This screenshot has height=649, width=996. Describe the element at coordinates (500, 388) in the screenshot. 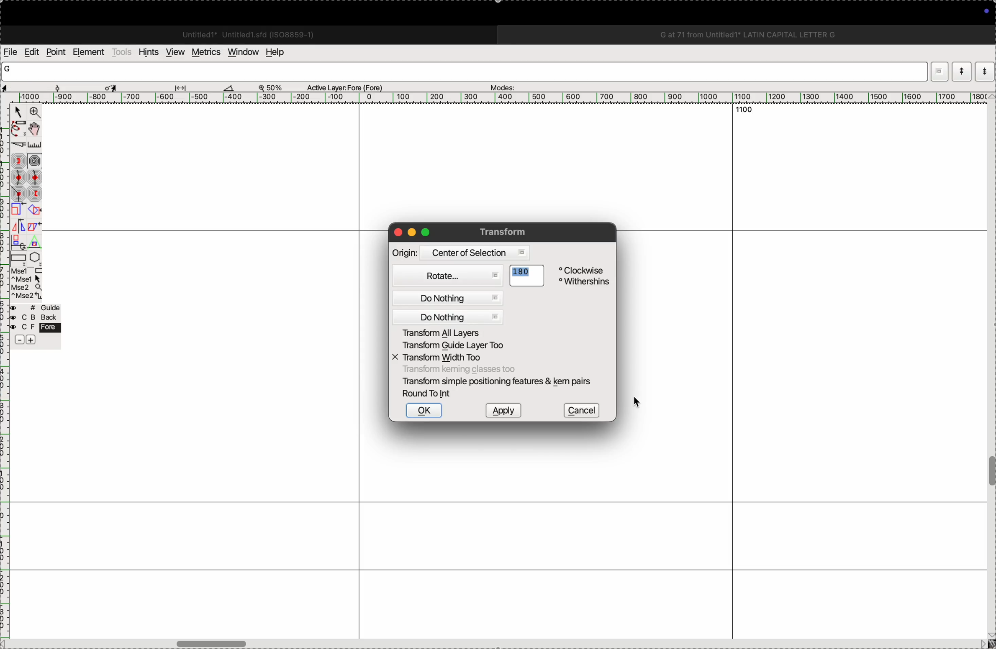

I see `Transform simple positioning features & kem pairs
Round To Int` at that location.